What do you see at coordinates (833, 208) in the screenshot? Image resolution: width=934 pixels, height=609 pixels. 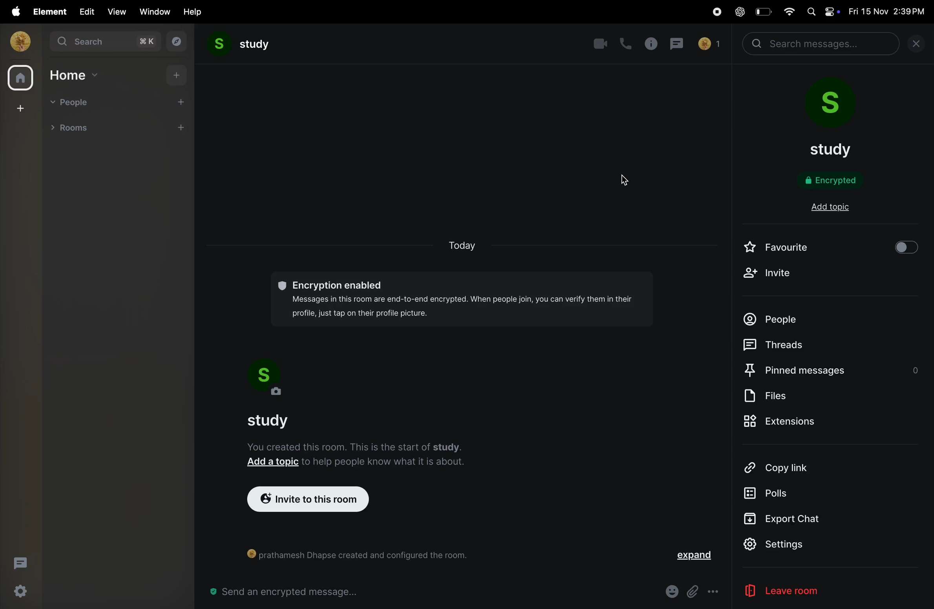 I see `add topi` at bounding box center [833, 208].